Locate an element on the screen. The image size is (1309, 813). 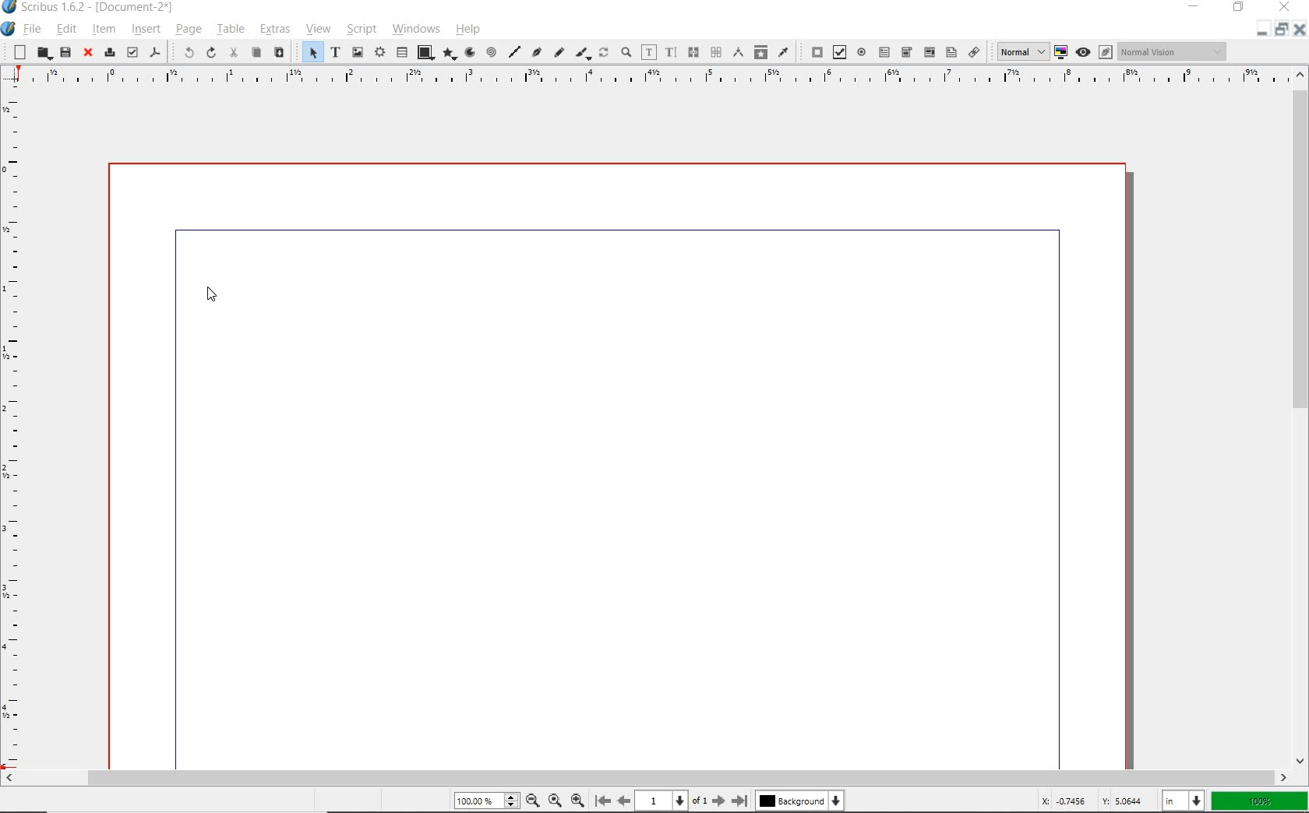
ruler is located at coordinates (645, 76).